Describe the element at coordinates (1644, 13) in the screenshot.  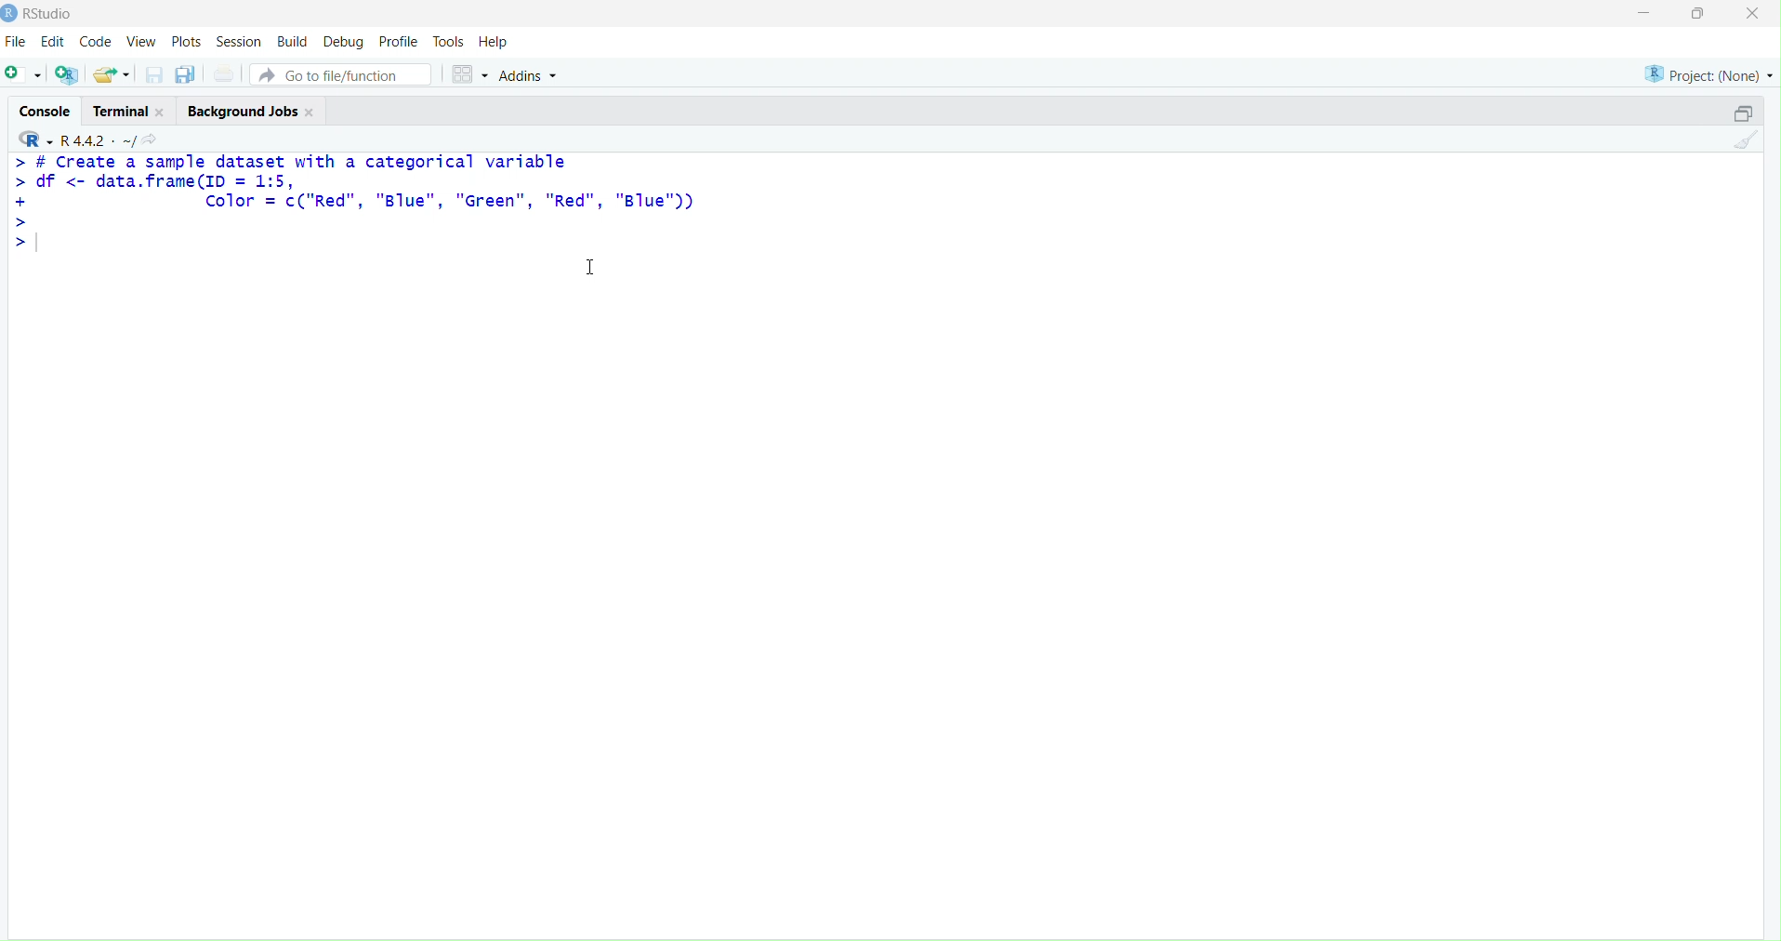
I see `minimise` at that location.